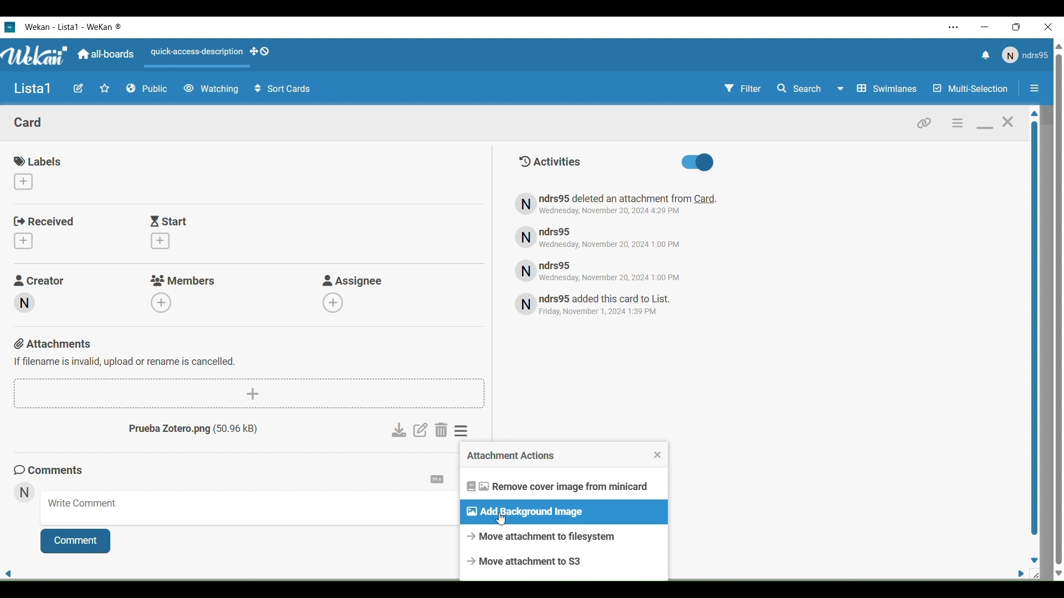  What do you see at coordinates (887, 88) in the screenshot?
I see `Swimlines` at bounding box center [887, 88].